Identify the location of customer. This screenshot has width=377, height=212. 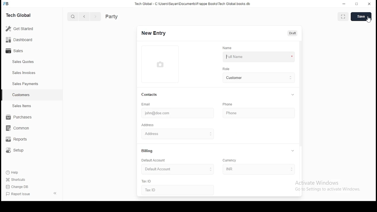
(257, 77).